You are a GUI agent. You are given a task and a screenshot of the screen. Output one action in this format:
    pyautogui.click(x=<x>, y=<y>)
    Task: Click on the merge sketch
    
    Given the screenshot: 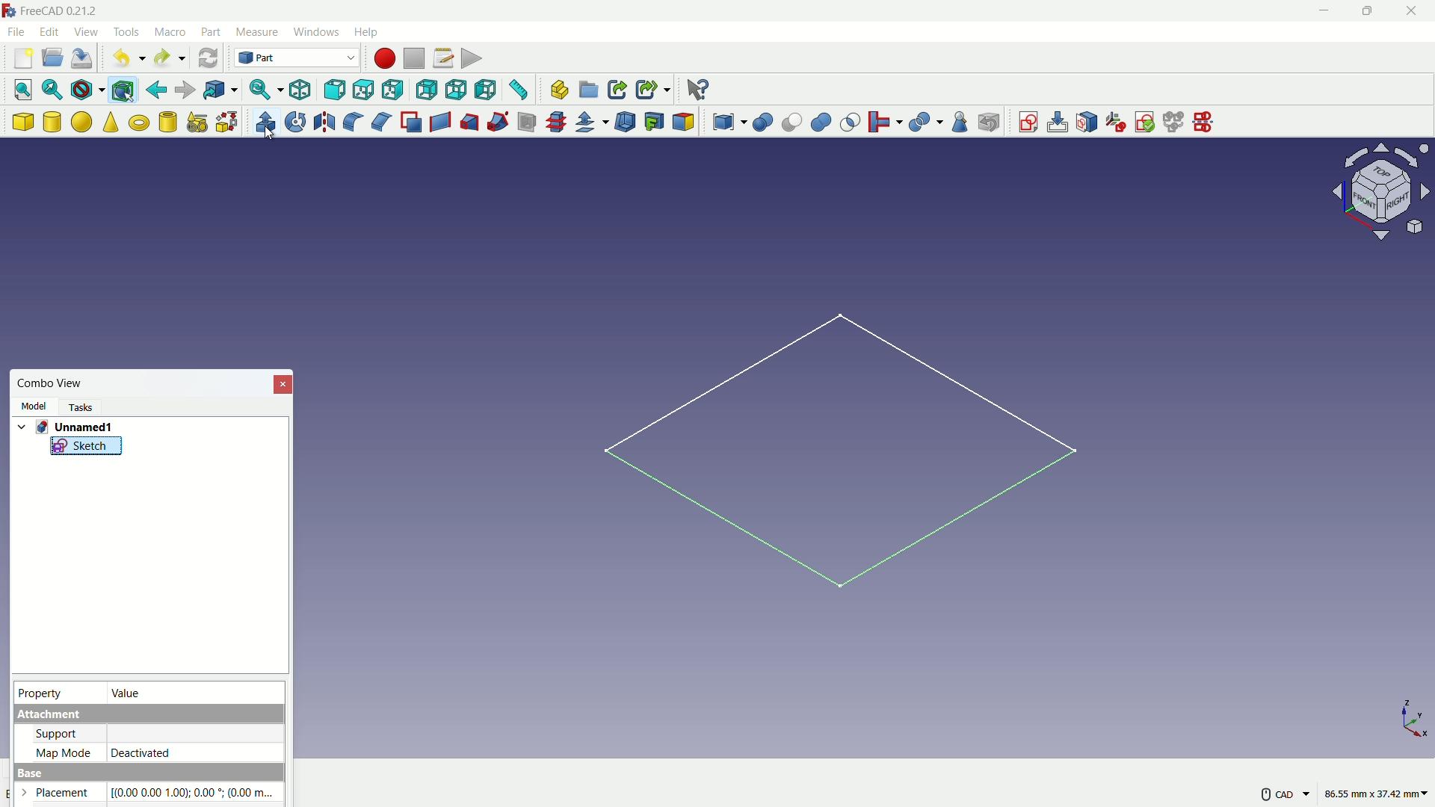 What is the action you would take?
    pyautogui.click(x=1174, y=121)
    